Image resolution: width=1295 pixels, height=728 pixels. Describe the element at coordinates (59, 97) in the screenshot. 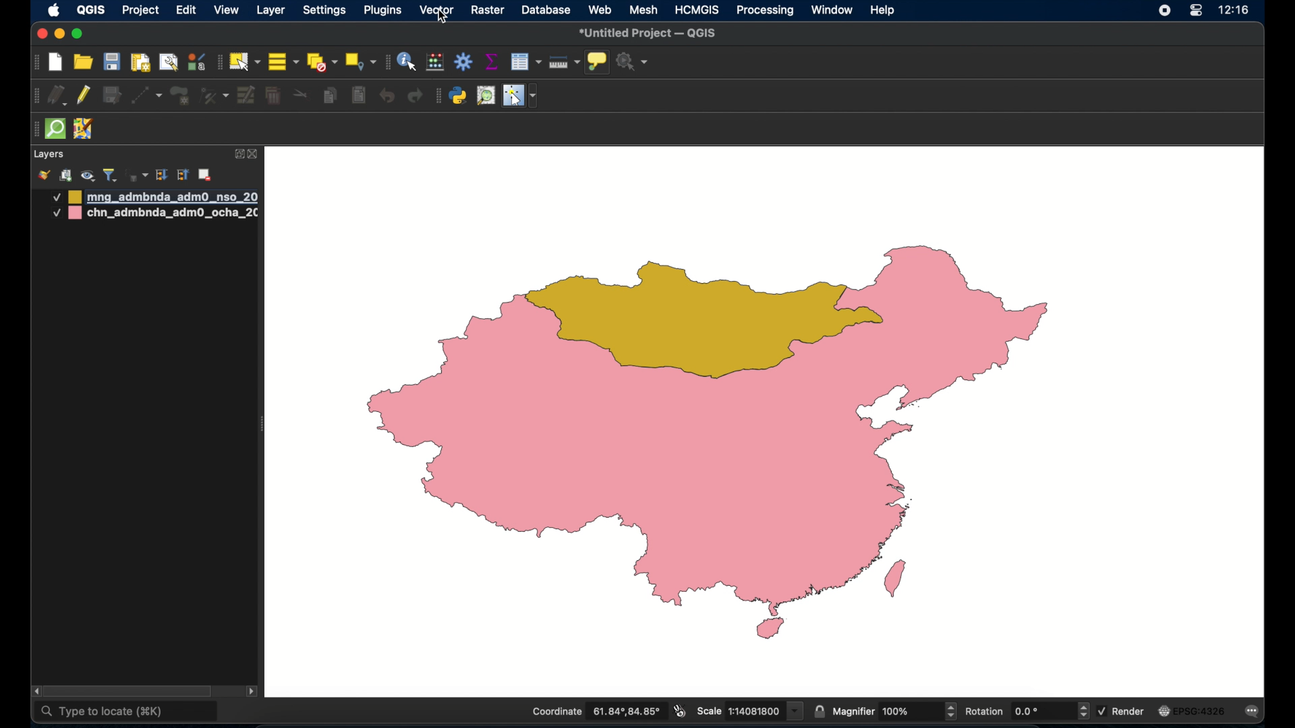

I see `current edits` at that location.